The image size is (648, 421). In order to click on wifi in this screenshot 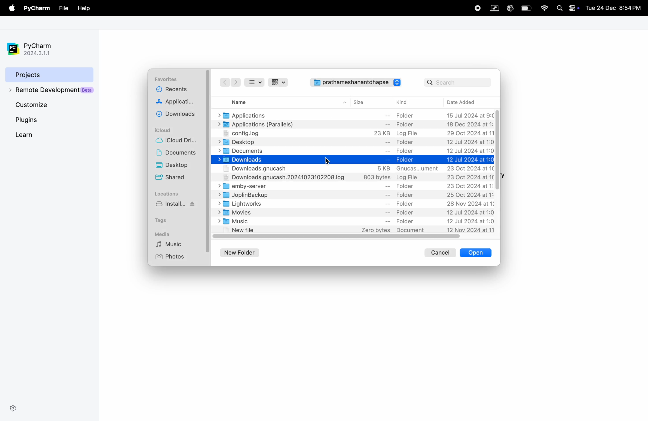, I will do `click(543, 8)`.